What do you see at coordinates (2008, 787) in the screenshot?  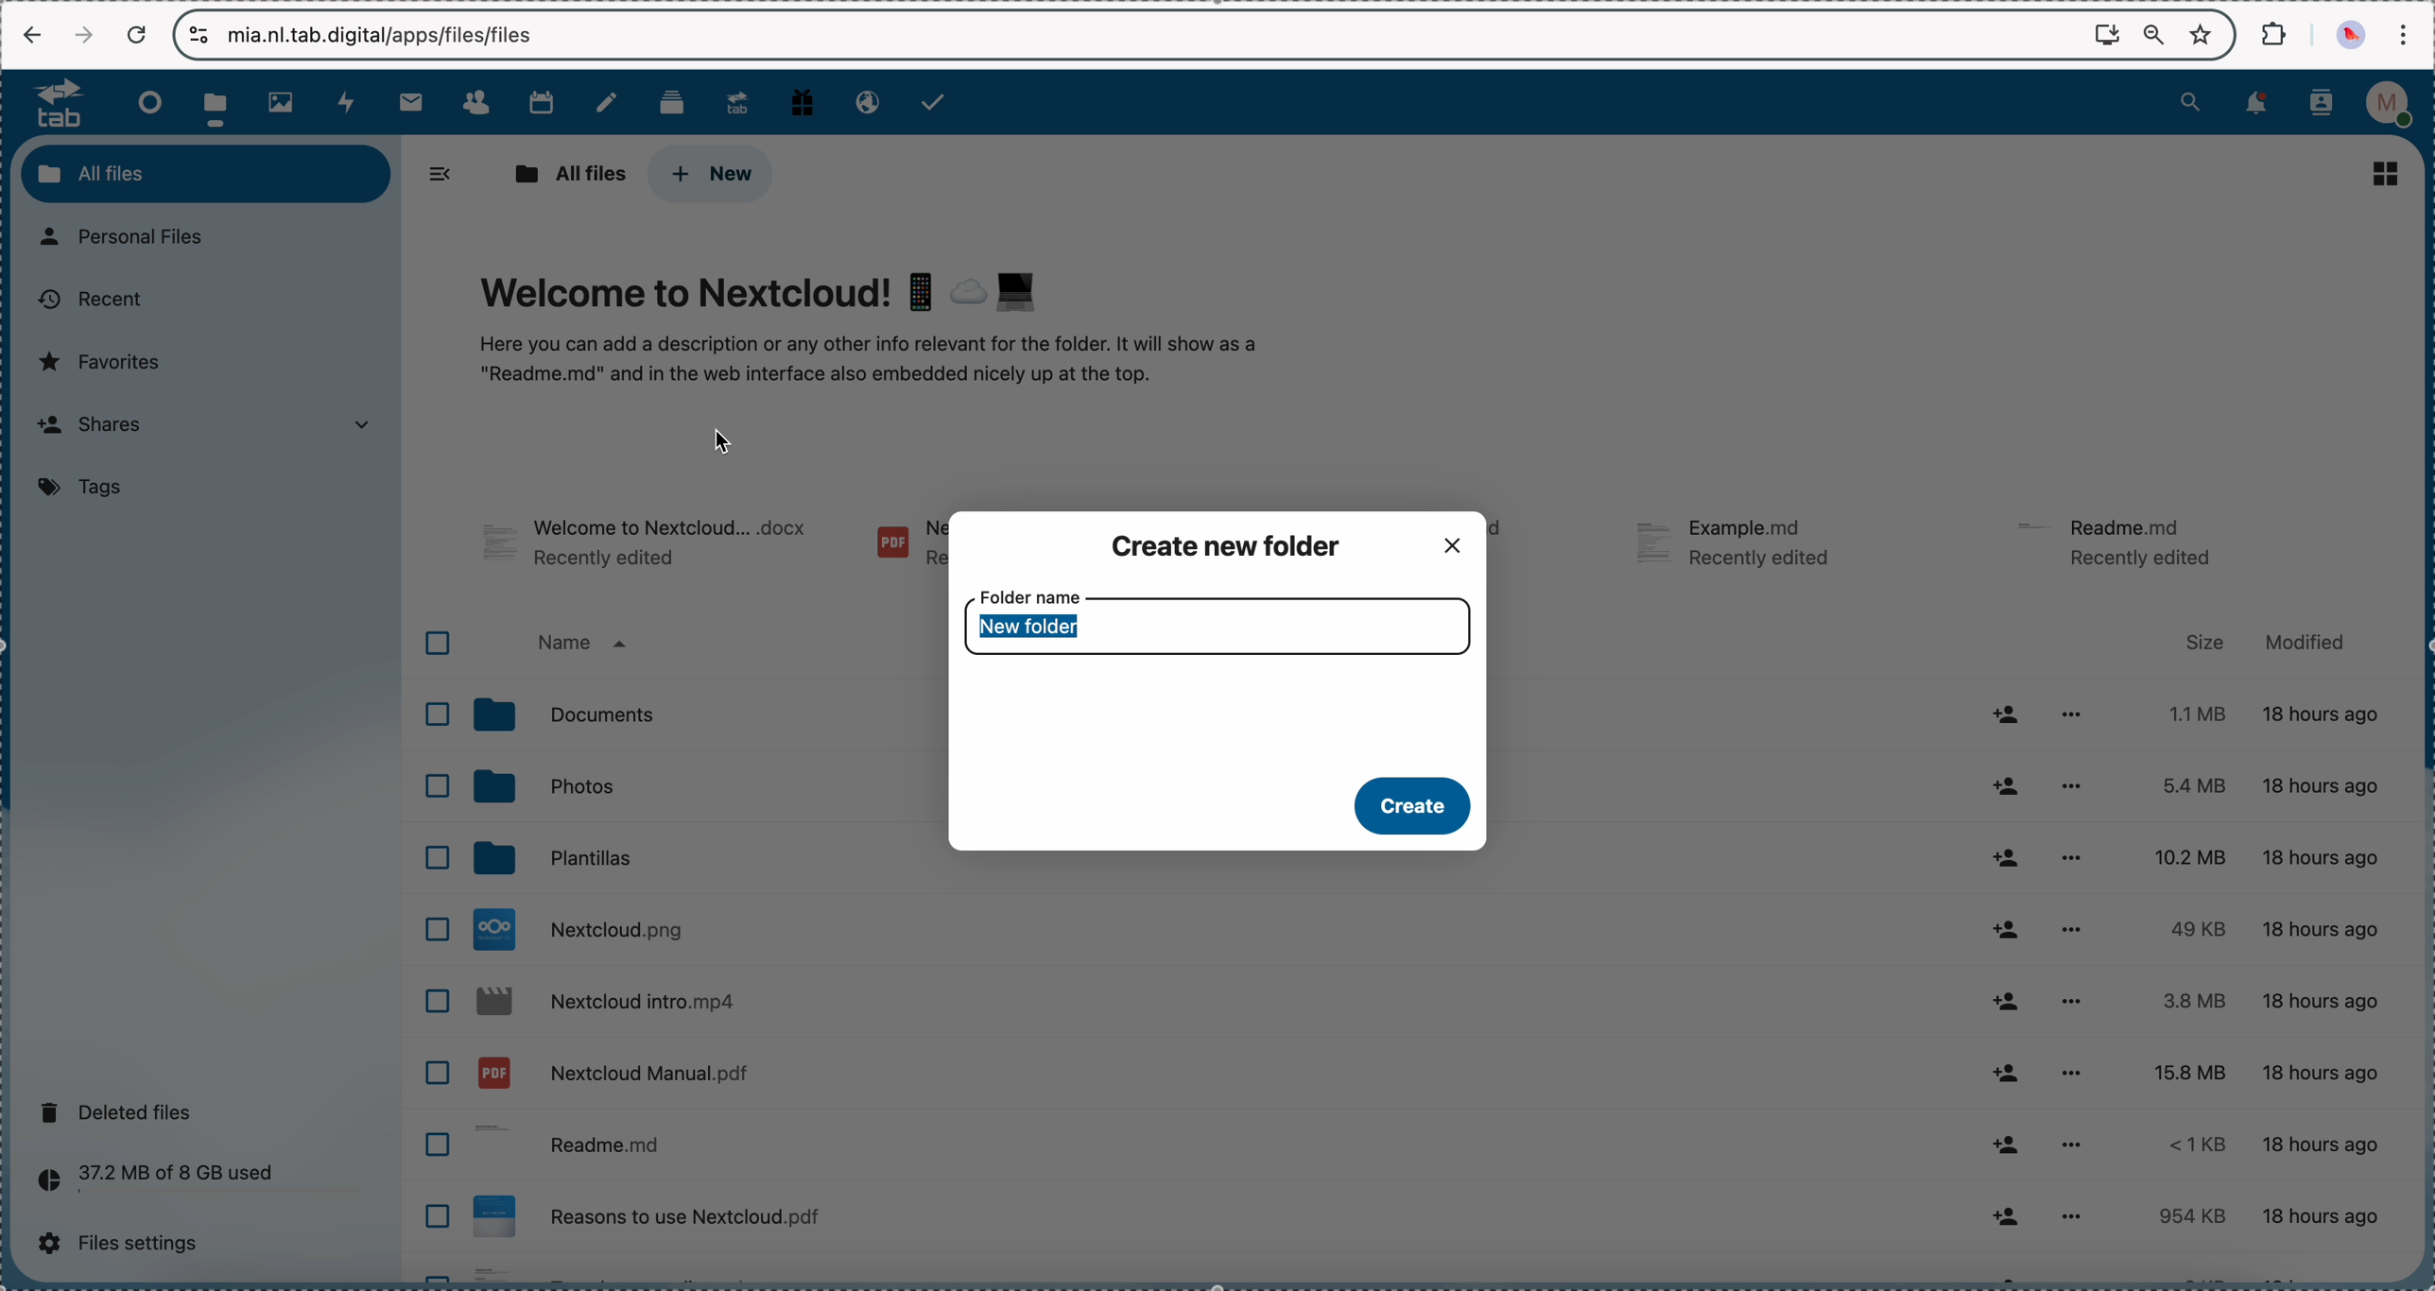 I see `share` at bounding box center [2008, 787].